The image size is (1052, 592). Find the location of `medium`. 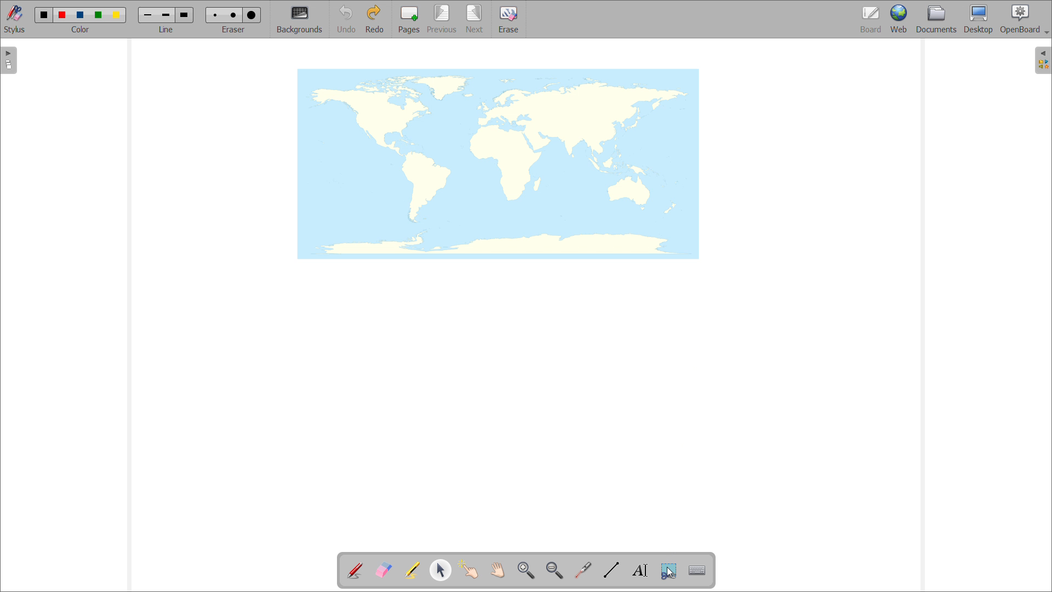

medium is located at coordinates (235, 15).